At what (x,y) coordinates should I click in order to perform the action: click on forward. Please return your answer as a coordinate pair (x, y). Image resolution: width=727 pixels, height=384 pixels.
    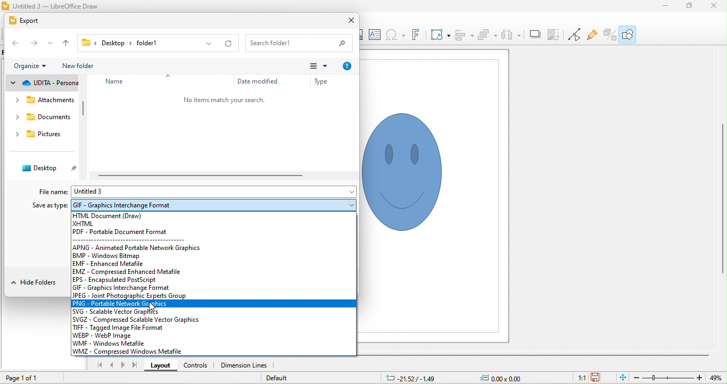
    Looking at the image, I should click on (32, 43).